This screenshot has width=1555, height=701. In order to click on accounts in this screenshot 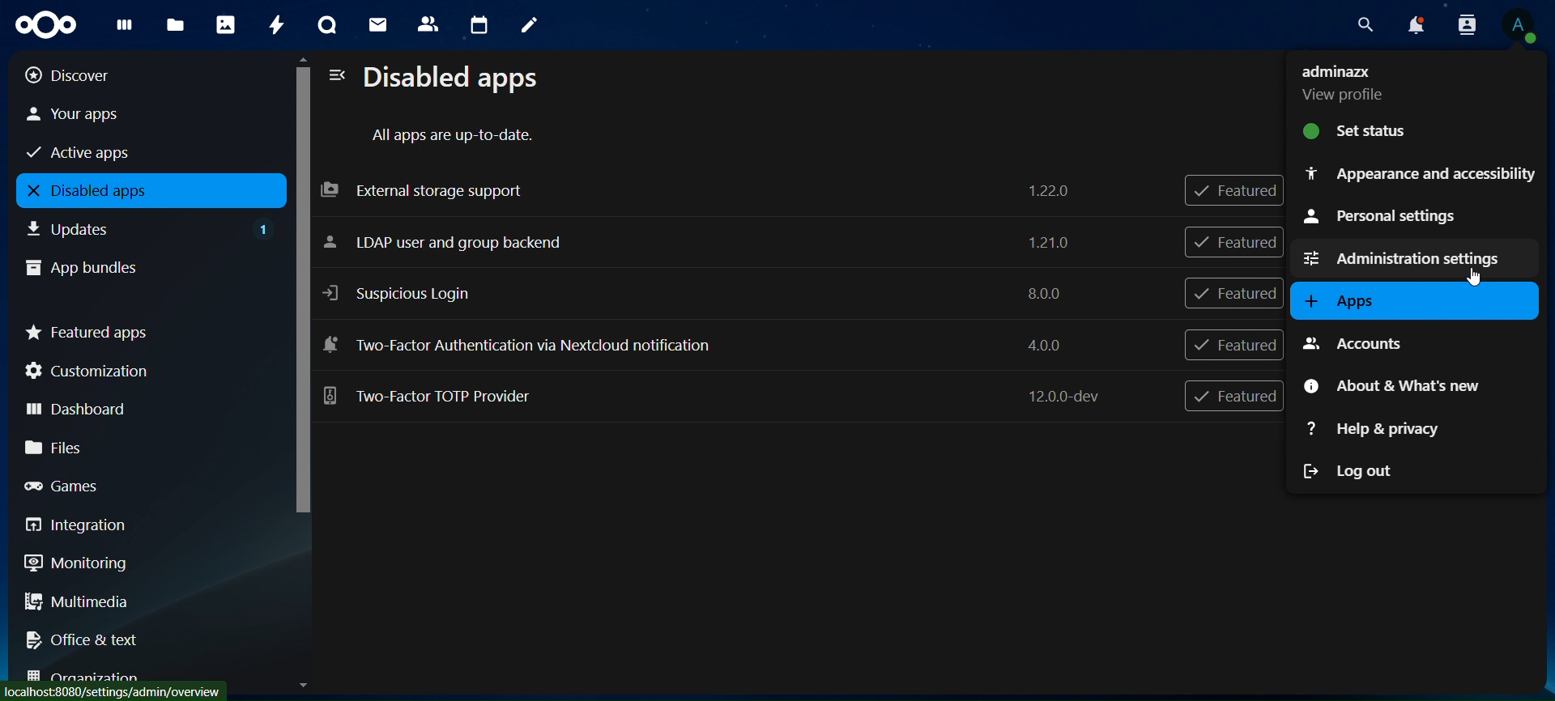, I will do `click(1371, 342)`.